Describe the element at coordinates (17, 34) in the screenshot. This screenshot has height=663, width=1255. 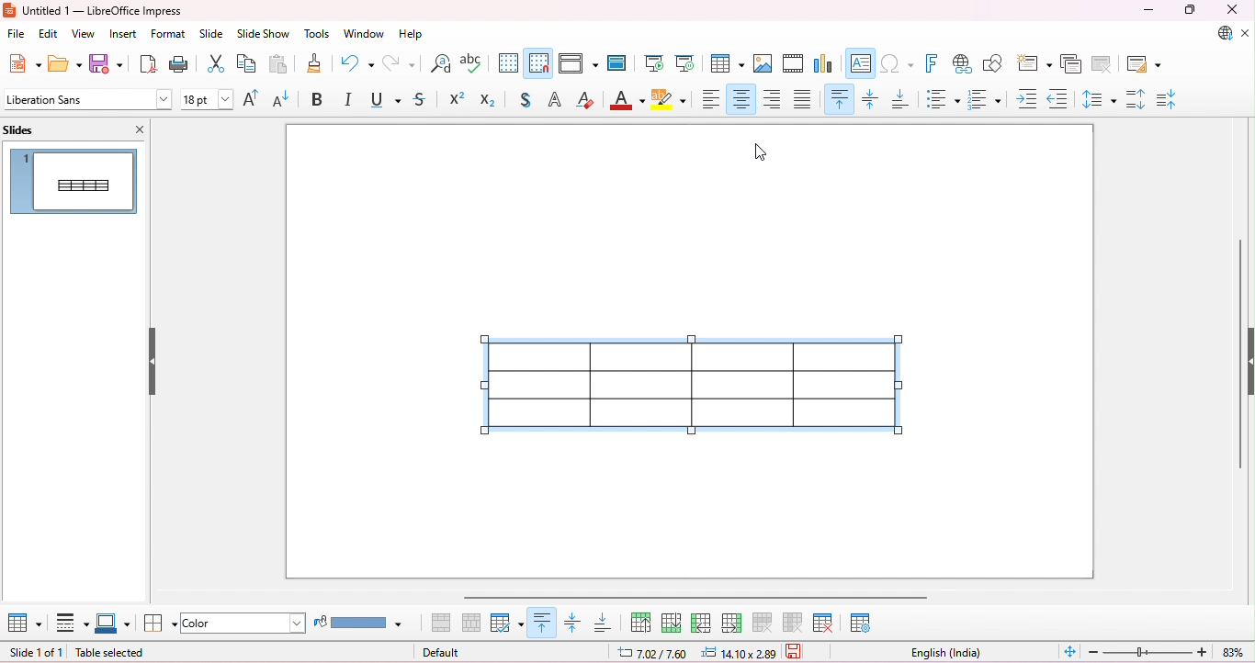
I see `file` at that location.